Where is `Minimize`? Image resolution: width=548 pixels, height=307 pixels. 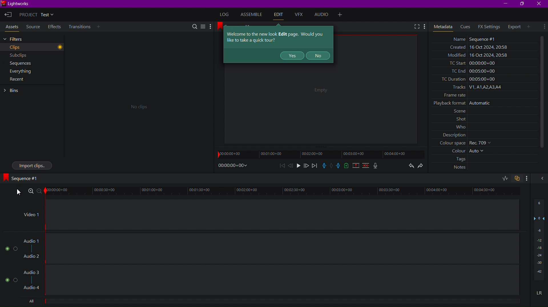 Minimize is located at coordinates (505, 4).